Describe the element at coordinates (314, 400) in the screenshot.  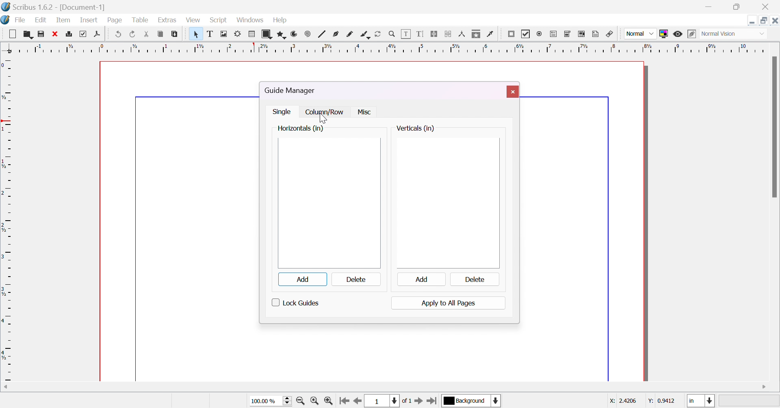
I see `zoom to 100%` at that location.